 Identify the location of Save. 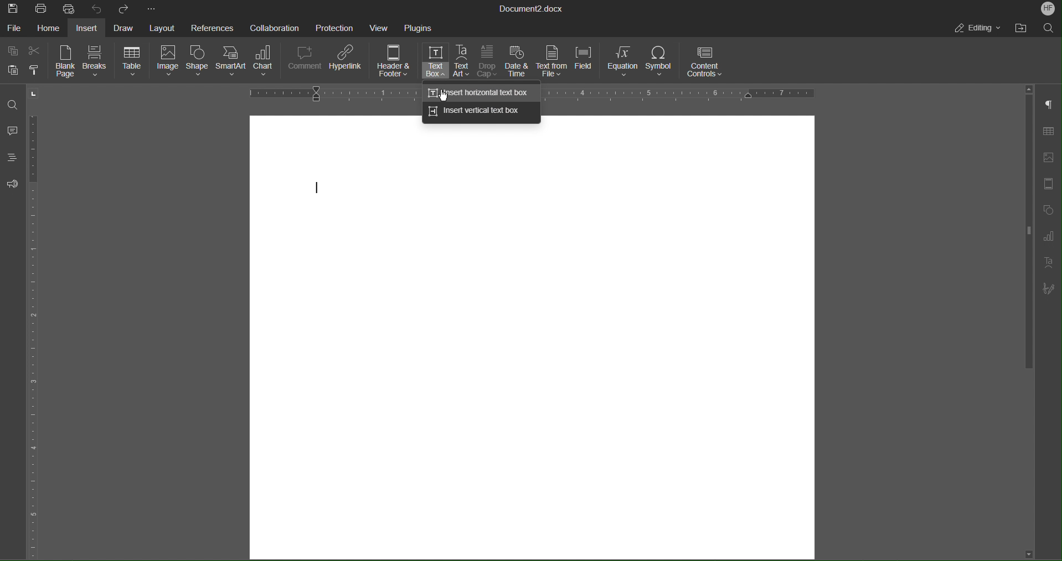
(14, 8).